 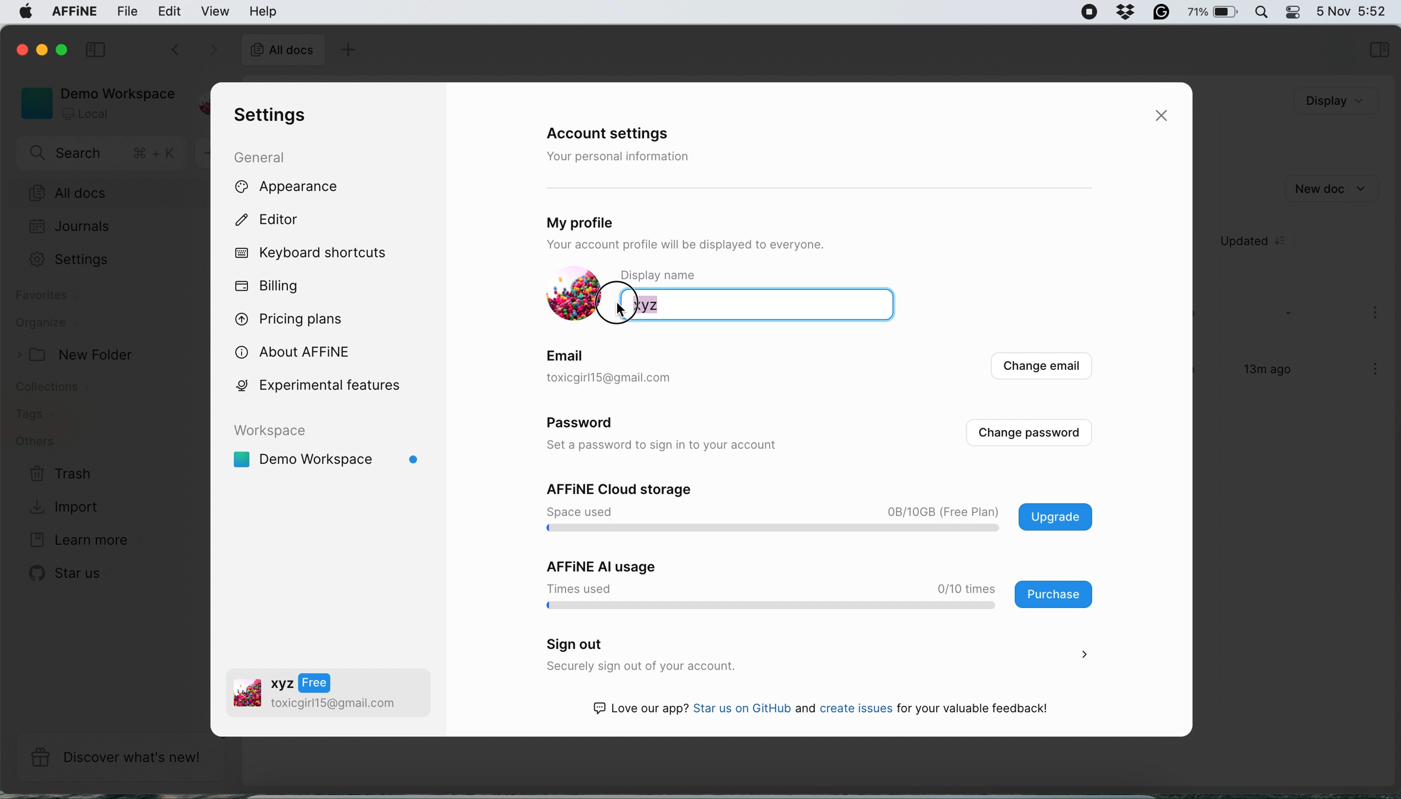 What do you see at coordinates (1377, 314) in the screenshot?
I see `more options` at bounding box center [1377, 314].